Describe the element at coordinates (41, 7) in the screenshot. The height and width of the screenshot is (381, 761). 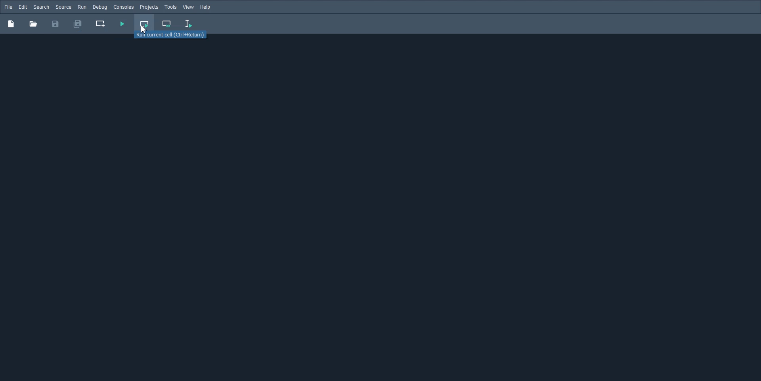
I see `Search` at that location.